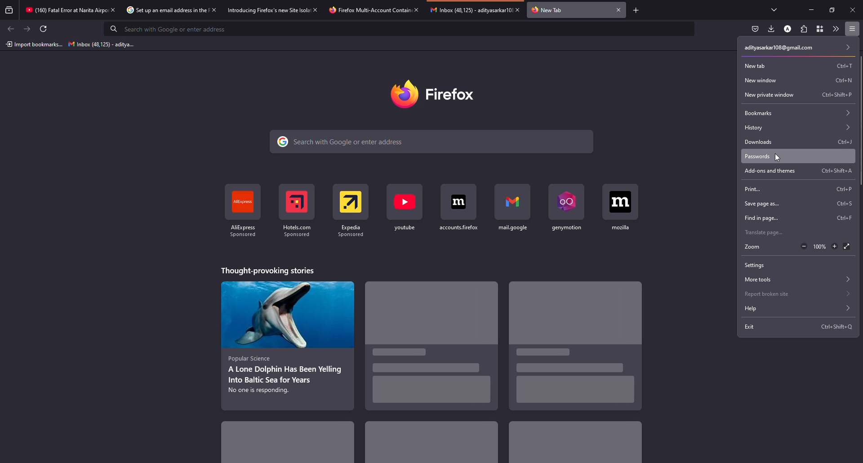 The height and width of the screenshot is (463, 863). I want to click on full screen, so click(847, 247).